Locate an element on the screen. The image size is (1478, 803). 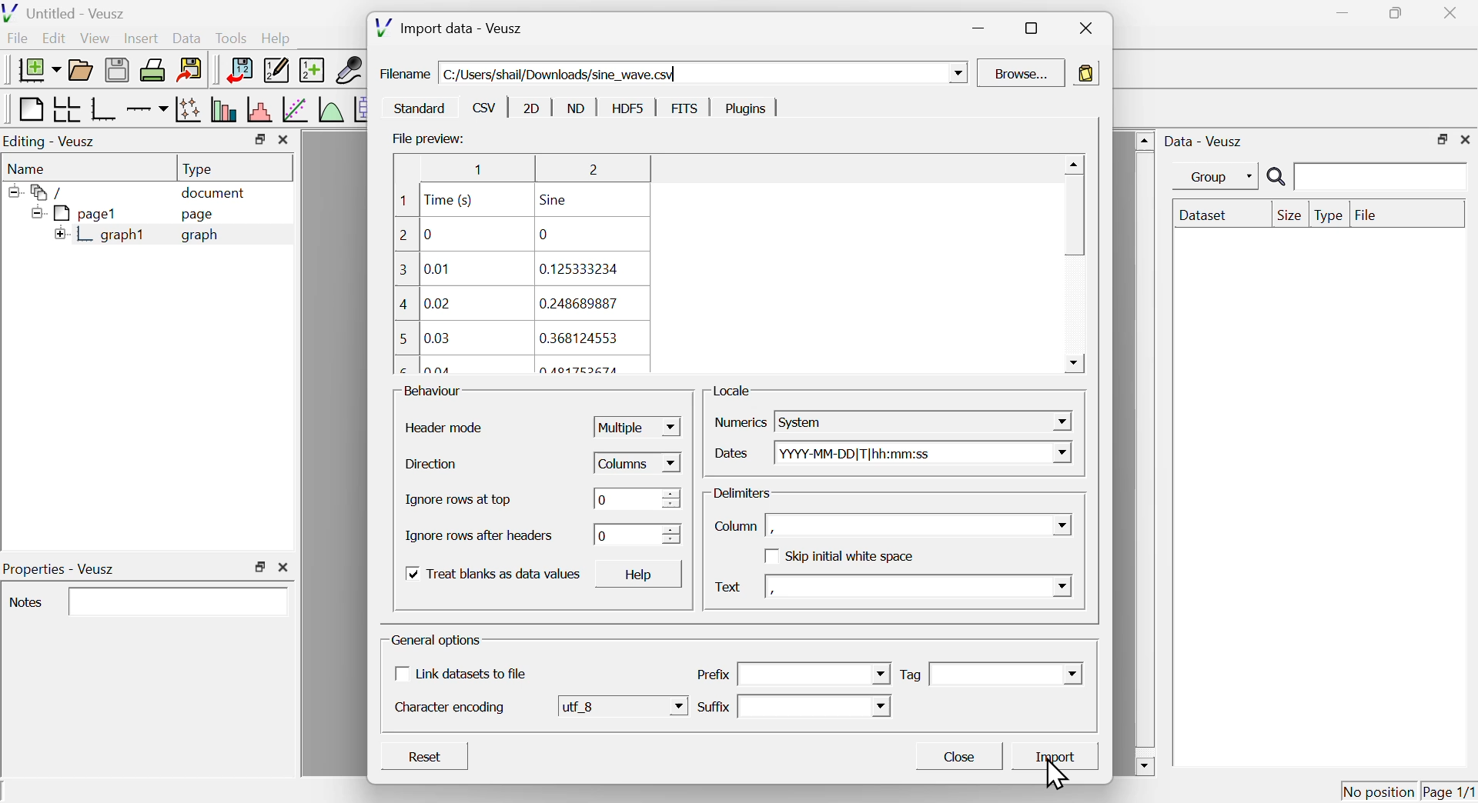
untitled - veusz is located at coordinates (66, 12).